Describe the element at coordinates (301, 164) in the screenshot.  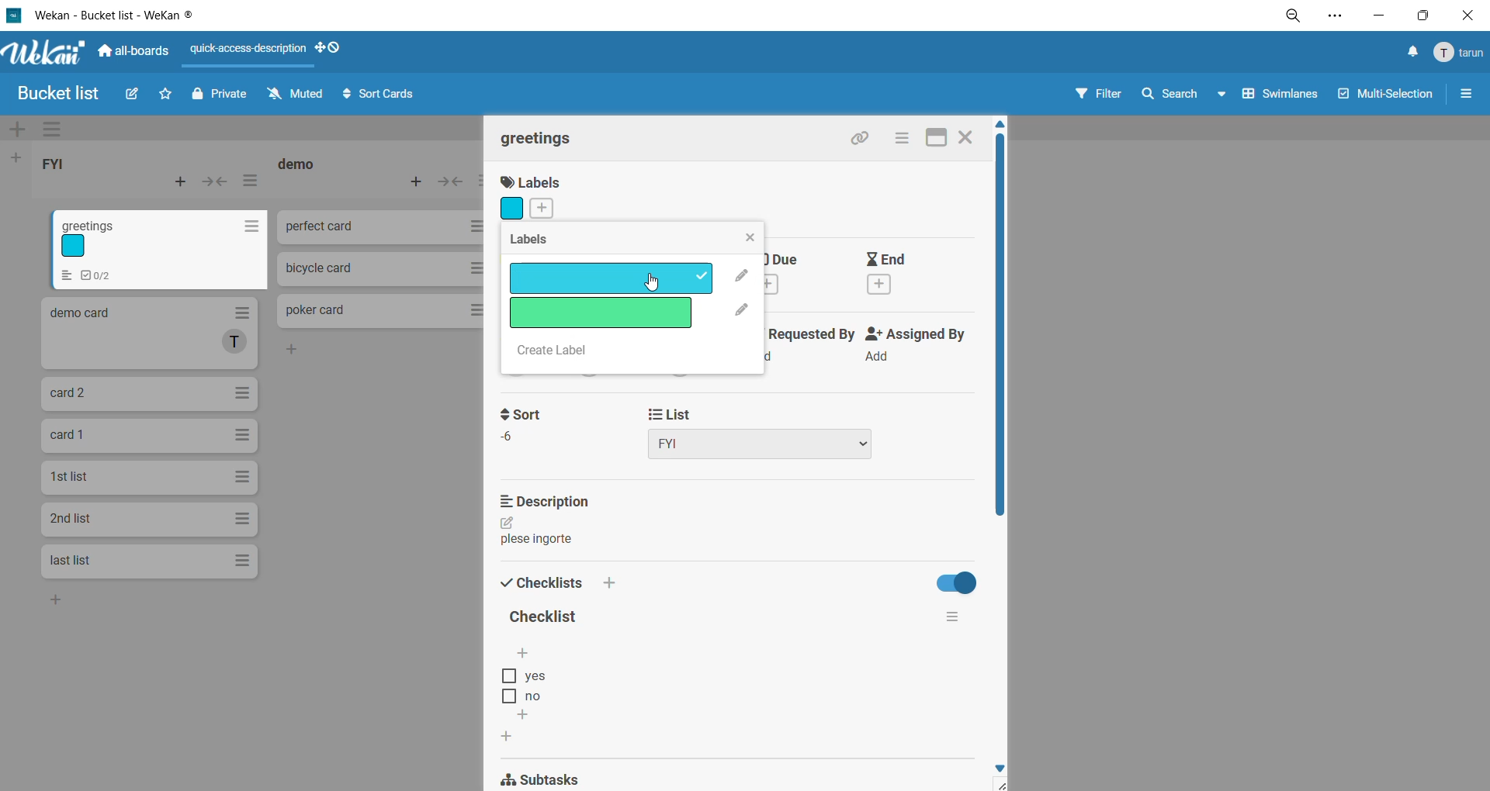
I see `list title` at that location.